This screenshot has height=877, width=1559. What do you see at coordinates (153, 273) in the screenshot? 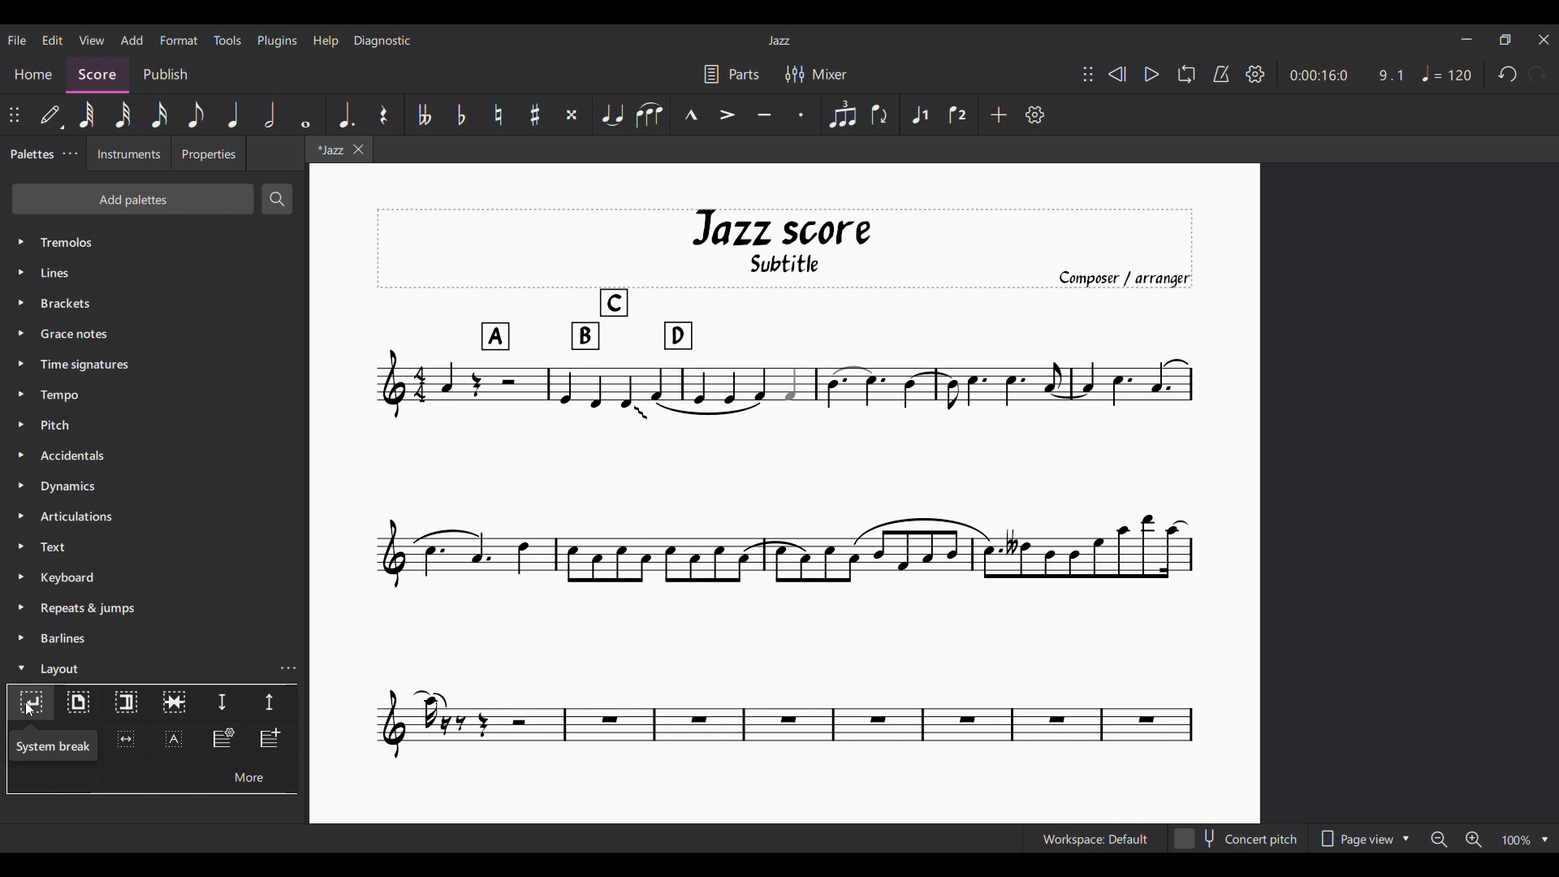
I see `Lines` at bounding box center [153, 273].